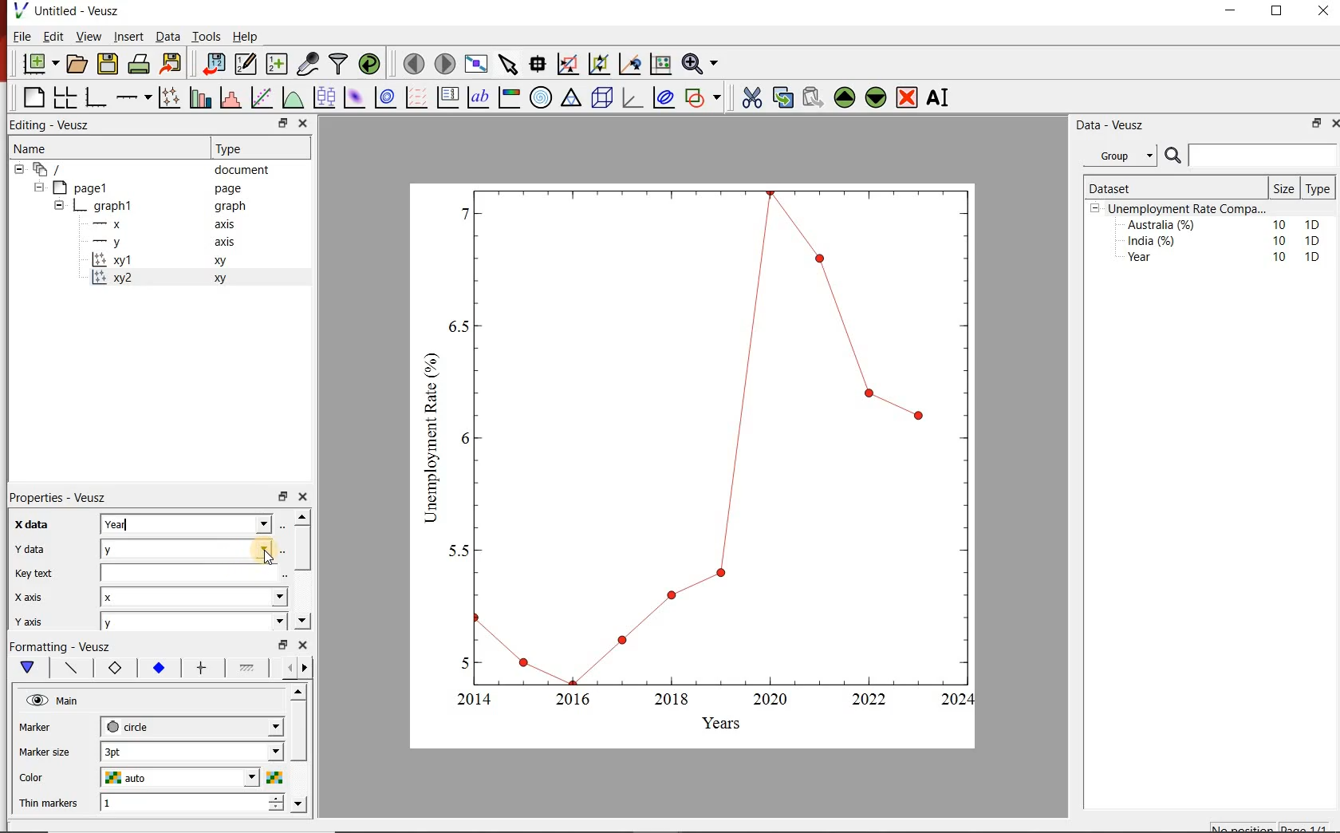 The image size is (1340, 833). What do you see at coordinates (250, 148) in the screenshot?
I see `Type` at bounding box center [250, 148].